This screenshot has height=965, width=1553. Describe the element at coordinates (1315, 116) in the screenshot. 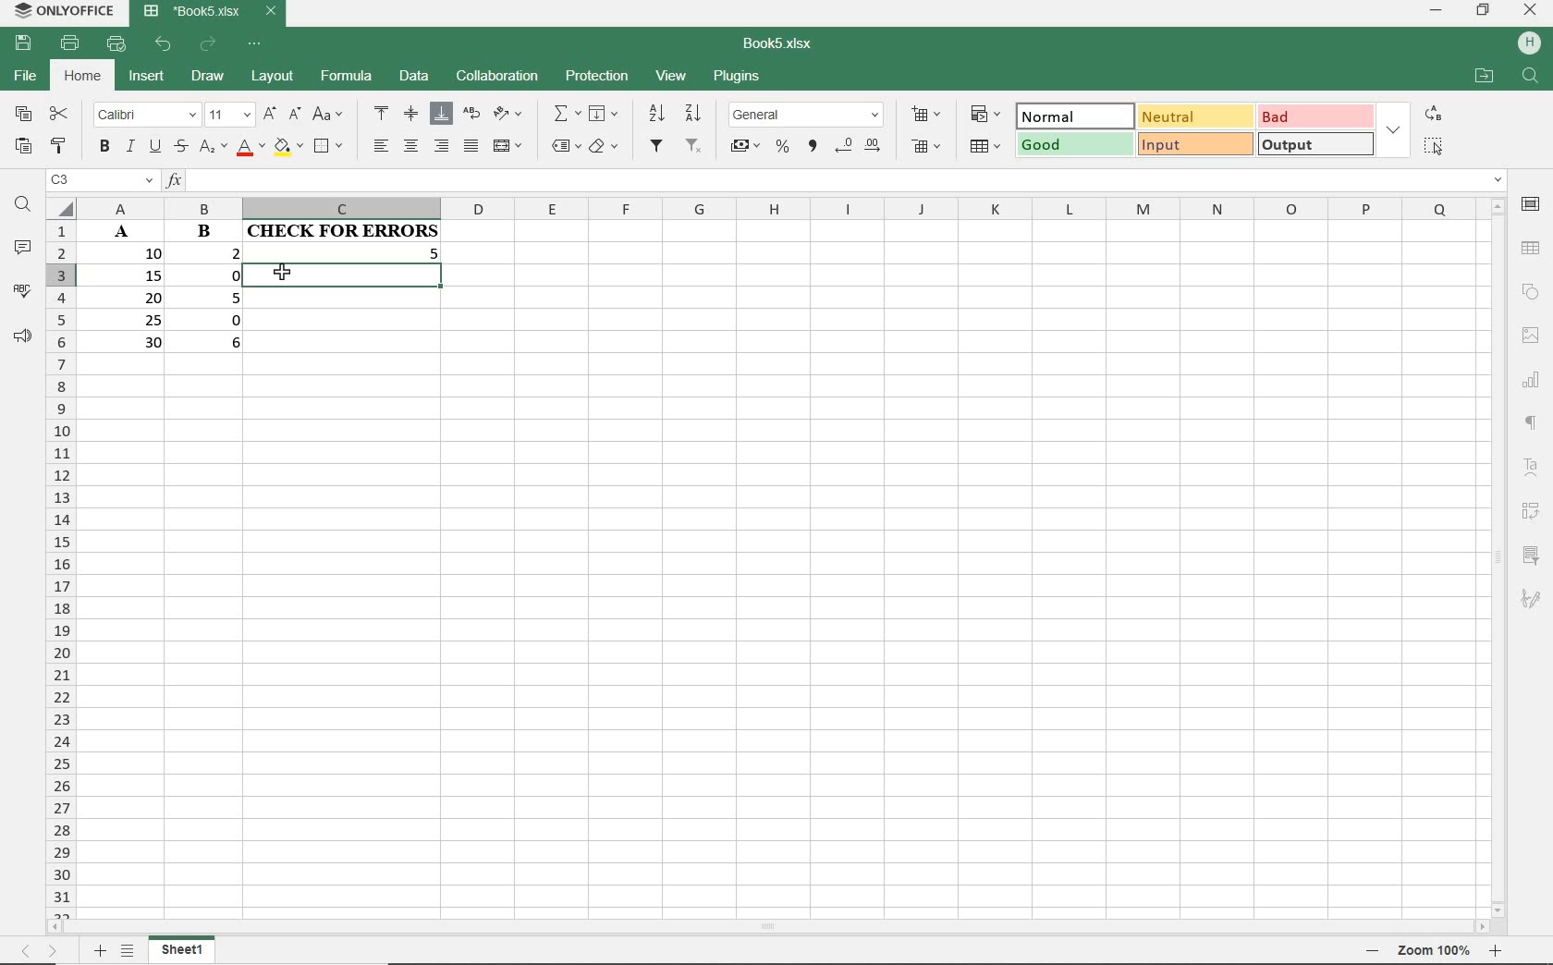

I see `BAD` at that location.